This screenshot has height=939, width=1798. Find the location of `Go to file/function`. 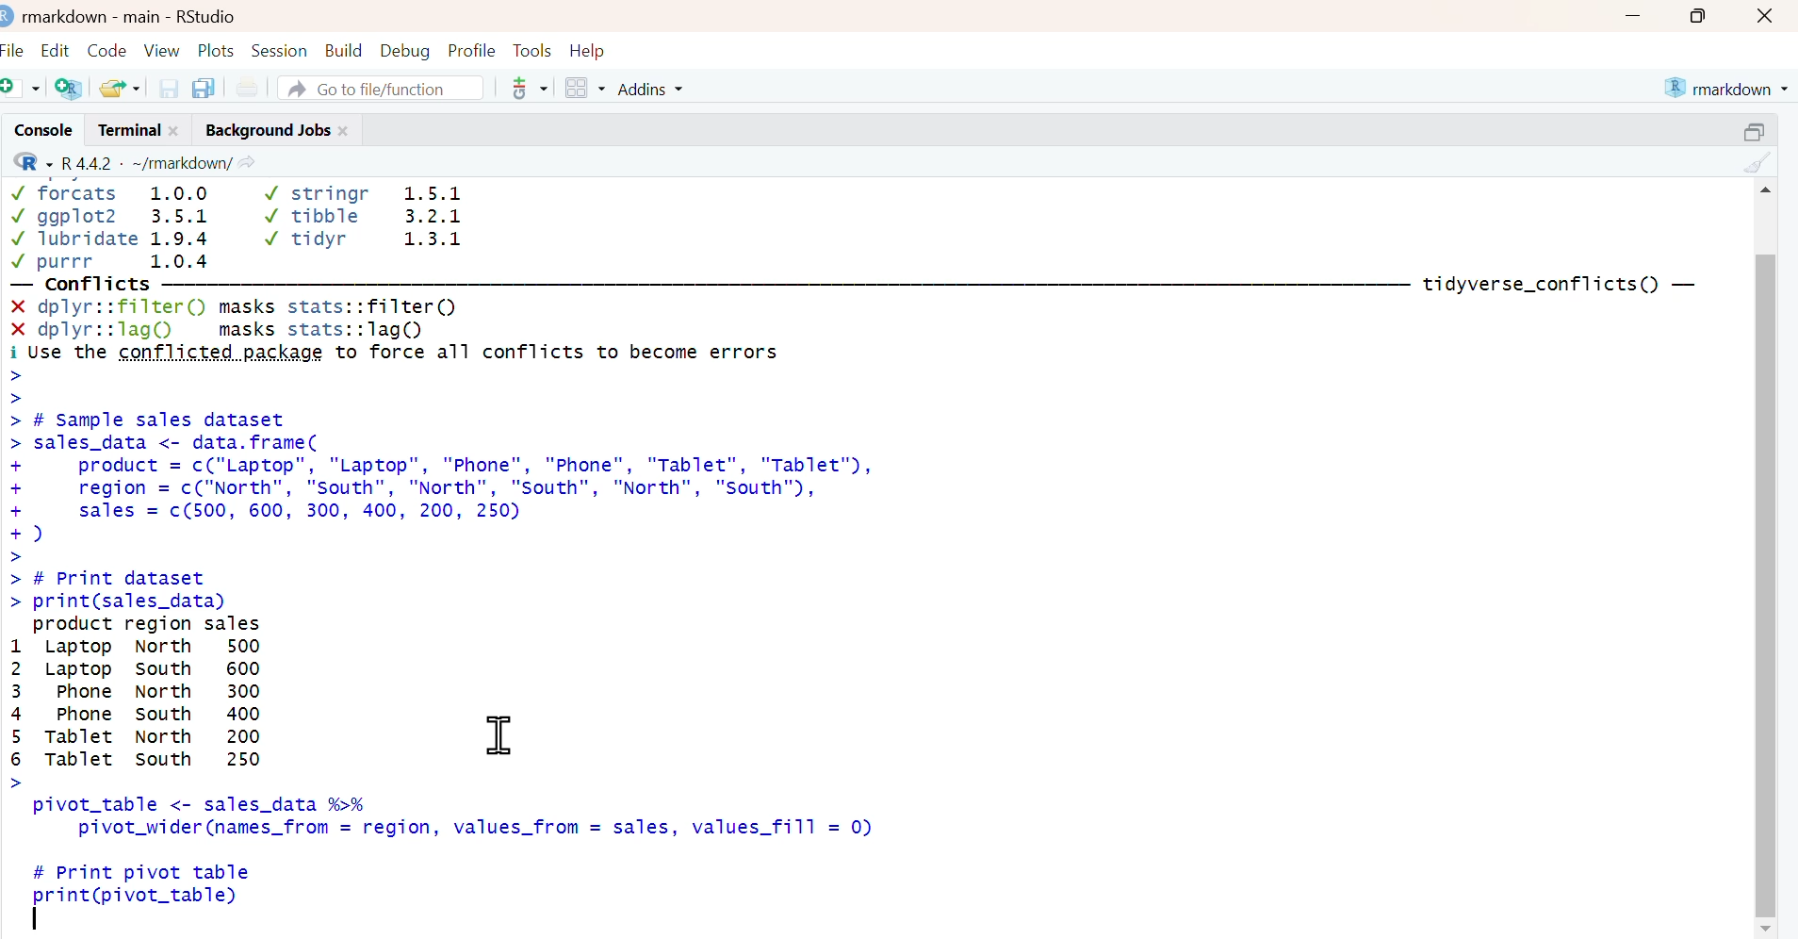

Go to file/function is located at coordinates (383, 87).